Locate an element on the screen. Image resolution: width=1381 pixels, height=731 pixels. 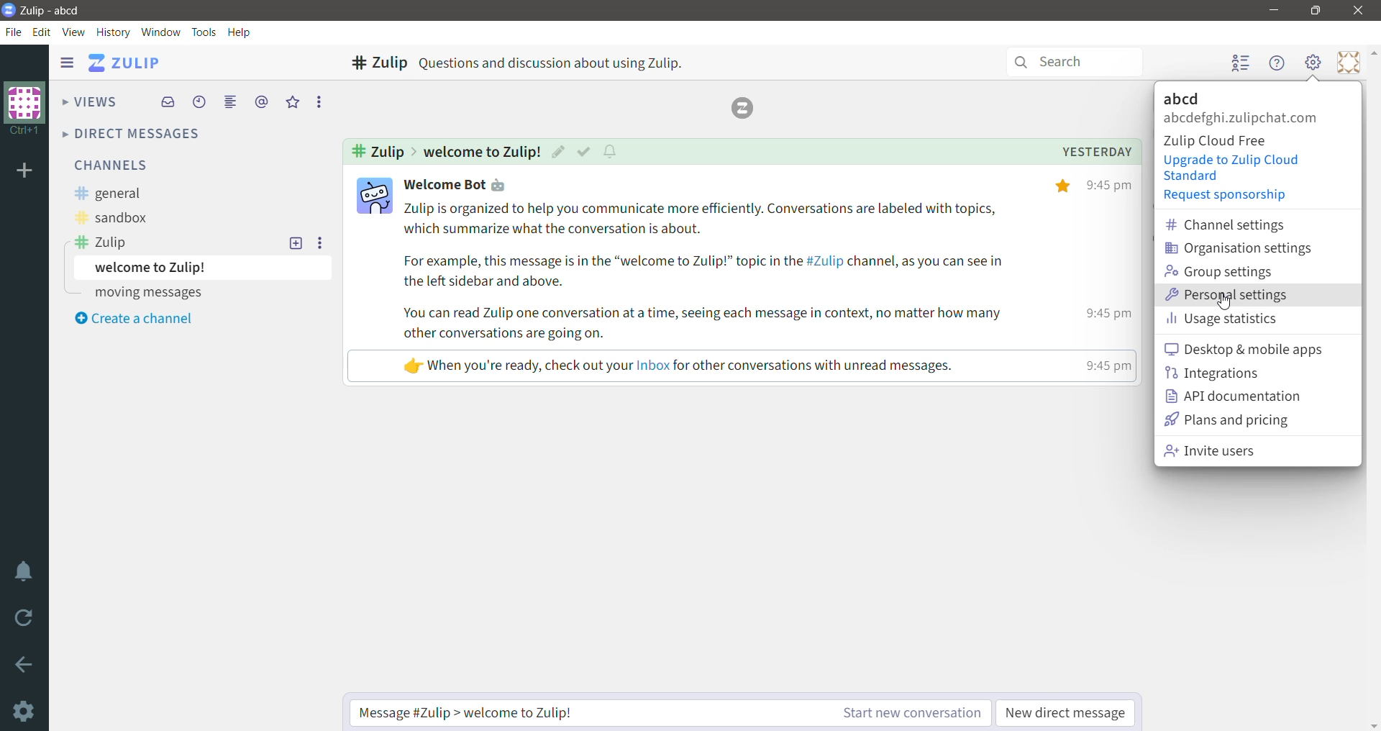
Edit Topic is located at coordinates (558, 150).